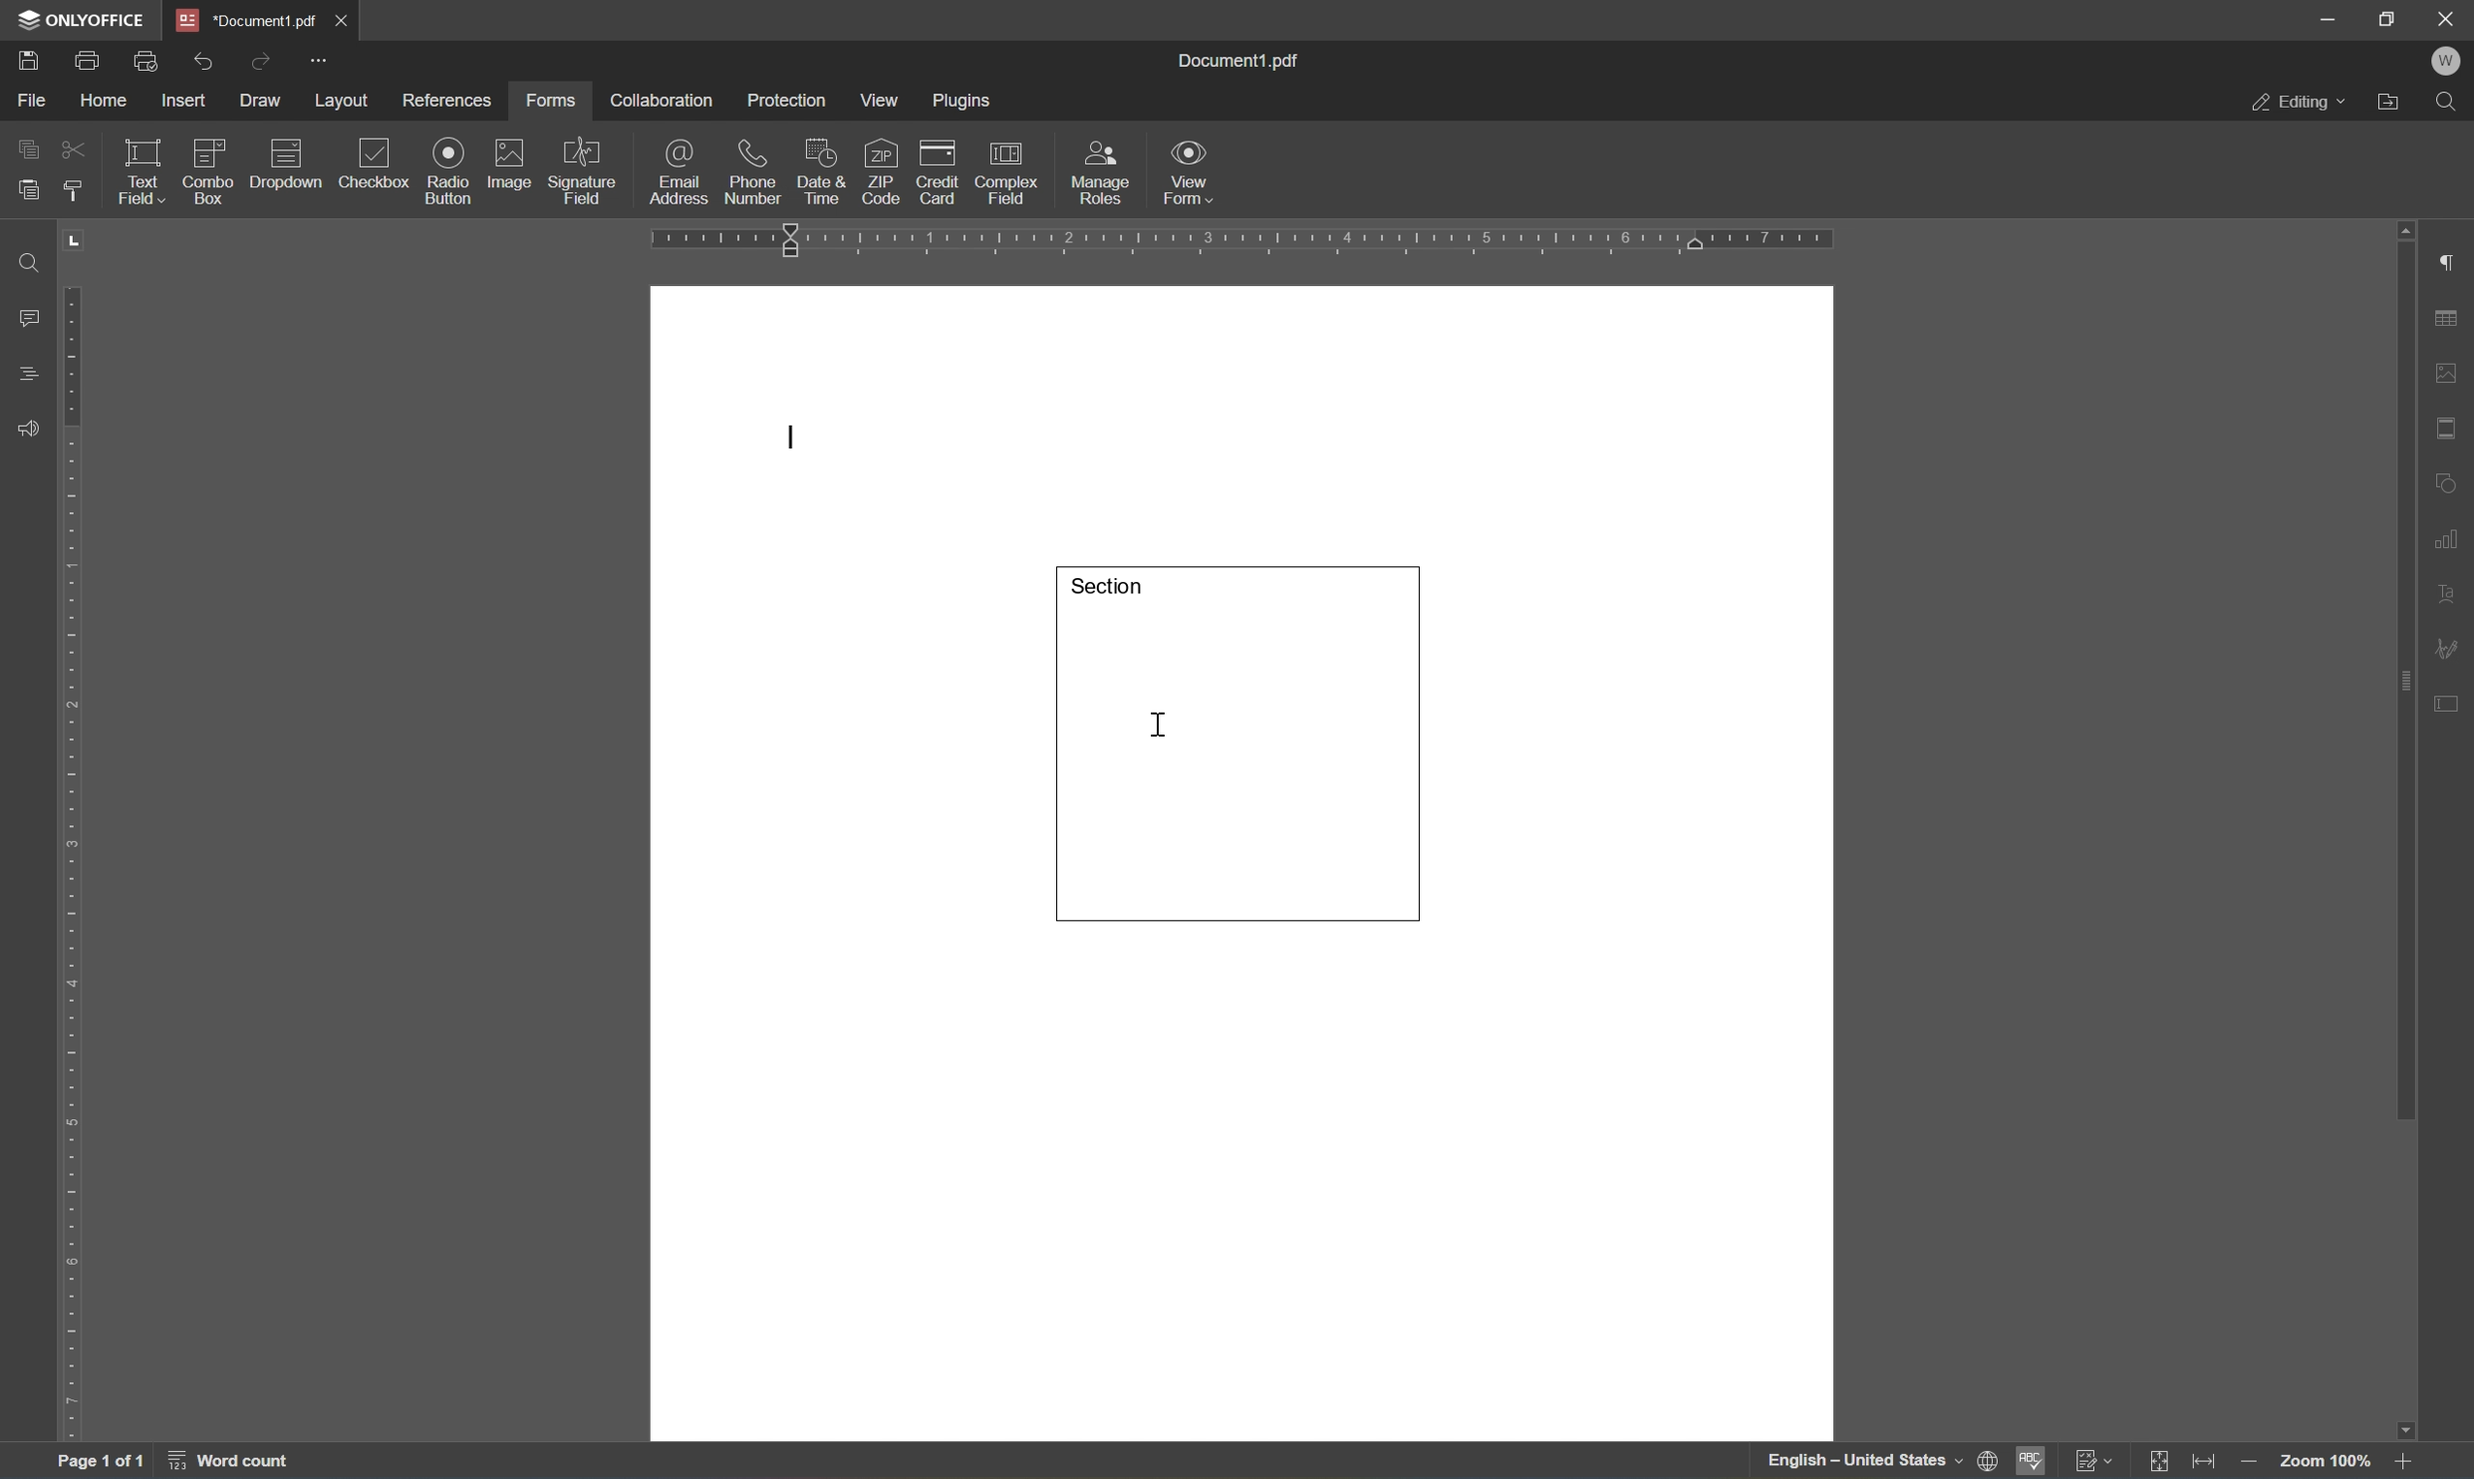 Image resolution: width=2474 pixels, height=1479 pixels. I want to click on email adddress, so click(678, 171).